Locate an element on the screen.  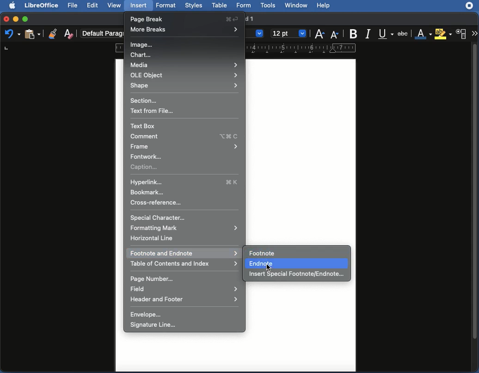
Header and footer is located at coordinates (184, 299).